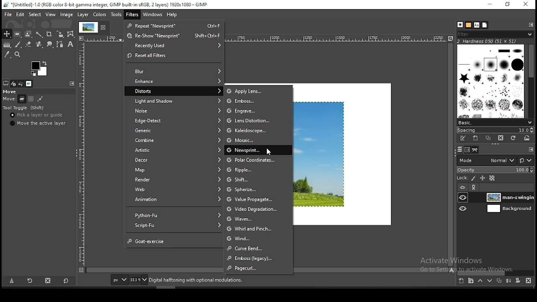 The width and height of the screenshot is (537, 302). I want to click on combine, so click(173, 140).